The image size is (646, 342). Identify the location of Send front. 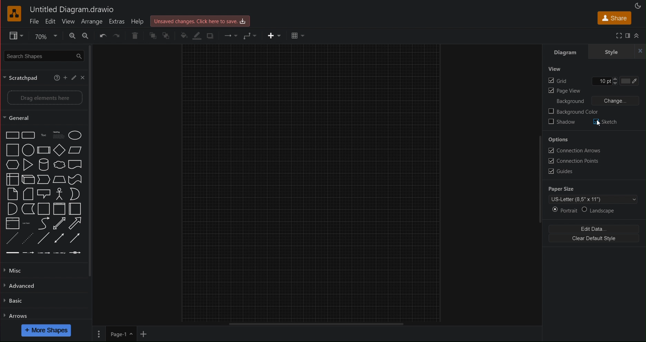
(152, 36).